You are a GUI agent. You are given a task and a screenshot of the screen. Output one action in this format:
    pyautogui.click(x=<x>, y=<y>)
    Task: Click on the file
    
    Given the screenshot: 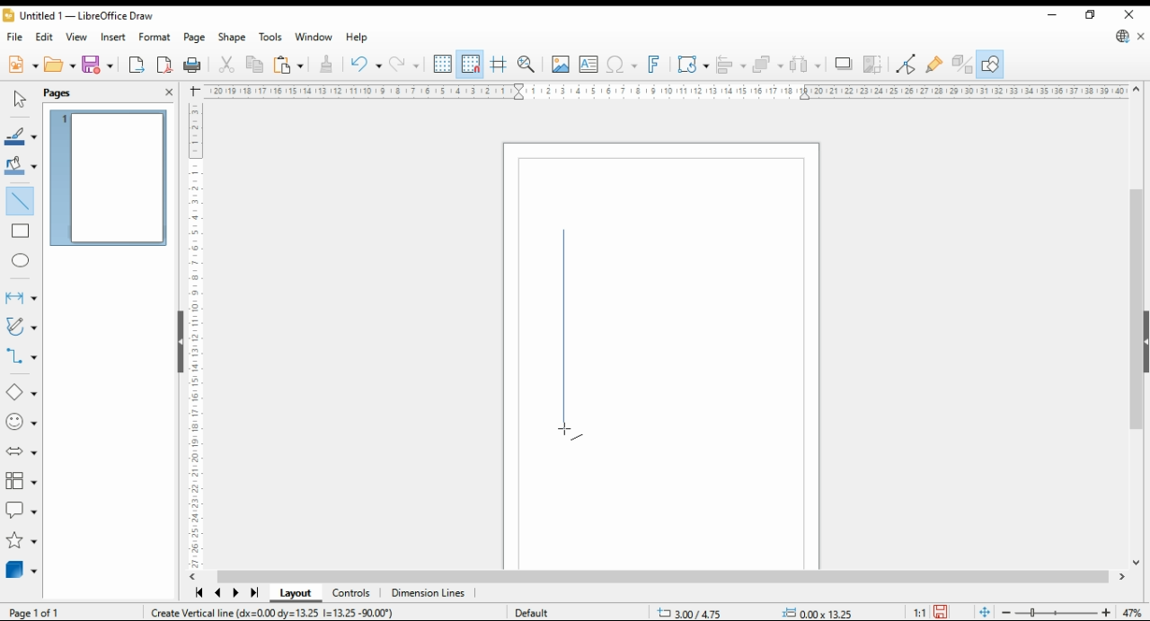 What is the action you would take?
    pyautogui.click(x=16, y=37)
    